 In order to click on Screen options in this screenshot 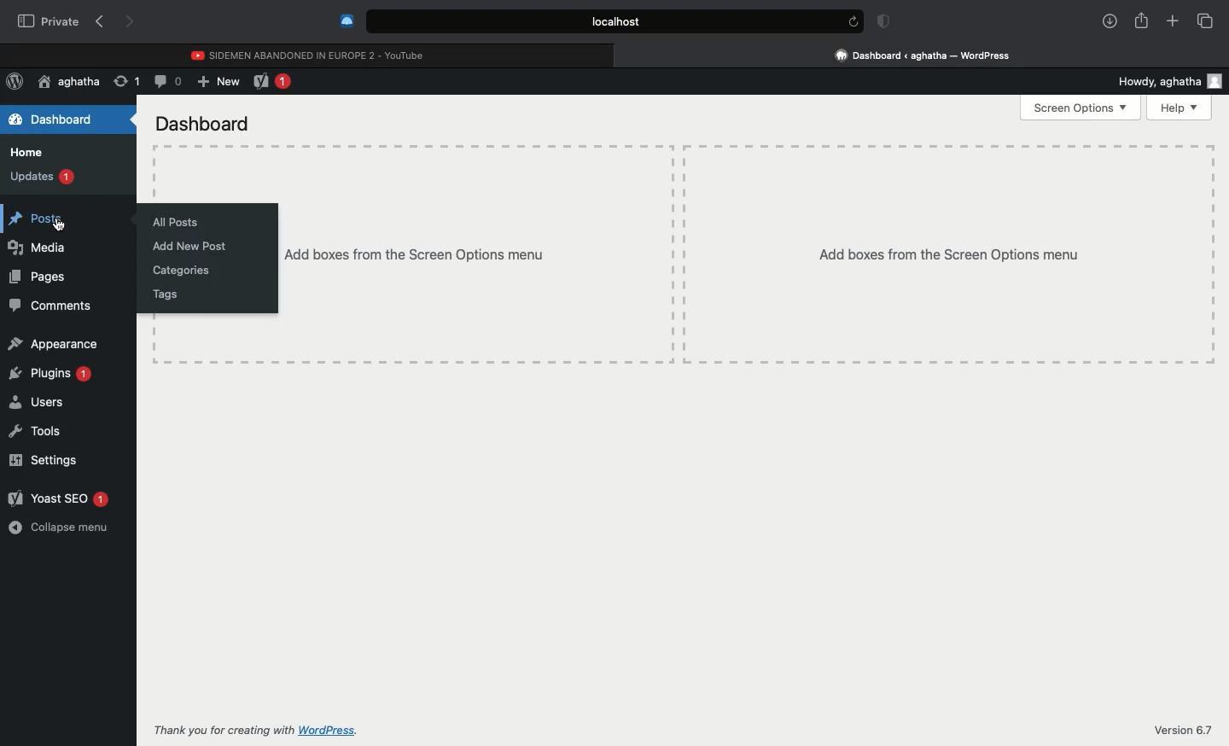, I will do `click(1083, 107)`.